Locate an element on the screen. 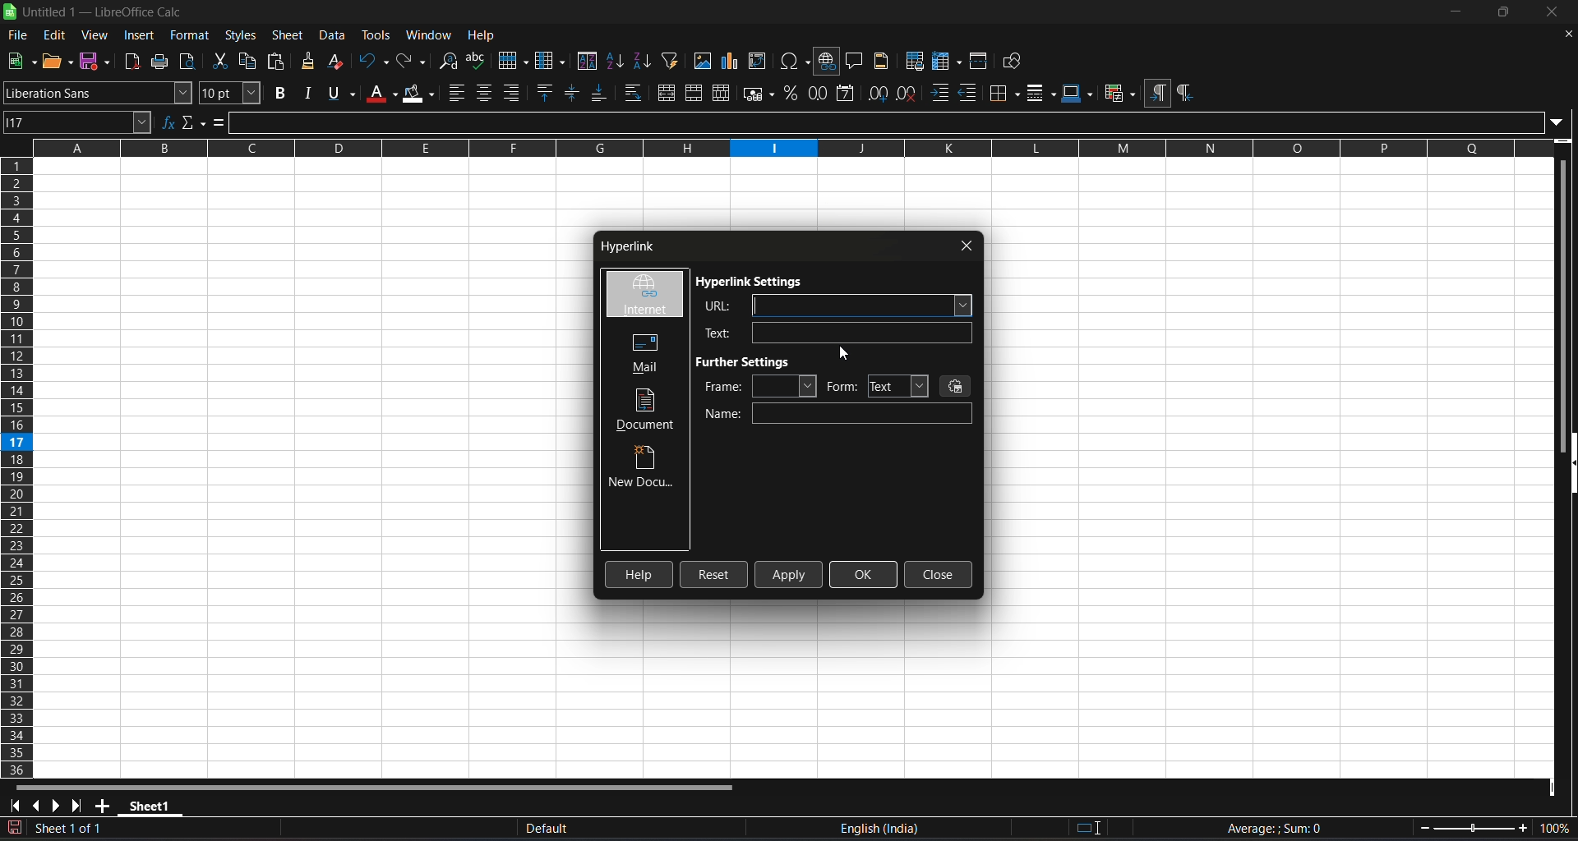 This screenshot has height=841, width=1578. increase indent is located at coordinates (940, 94).